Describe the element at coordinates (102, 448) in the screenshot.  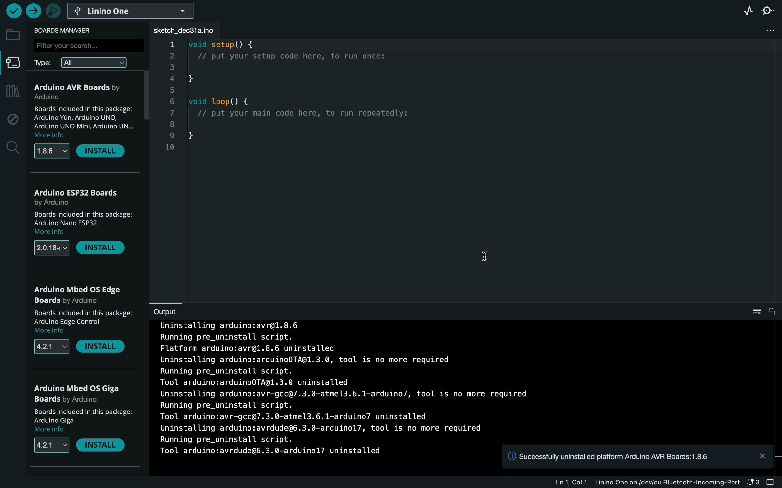
I see `install` at that location.